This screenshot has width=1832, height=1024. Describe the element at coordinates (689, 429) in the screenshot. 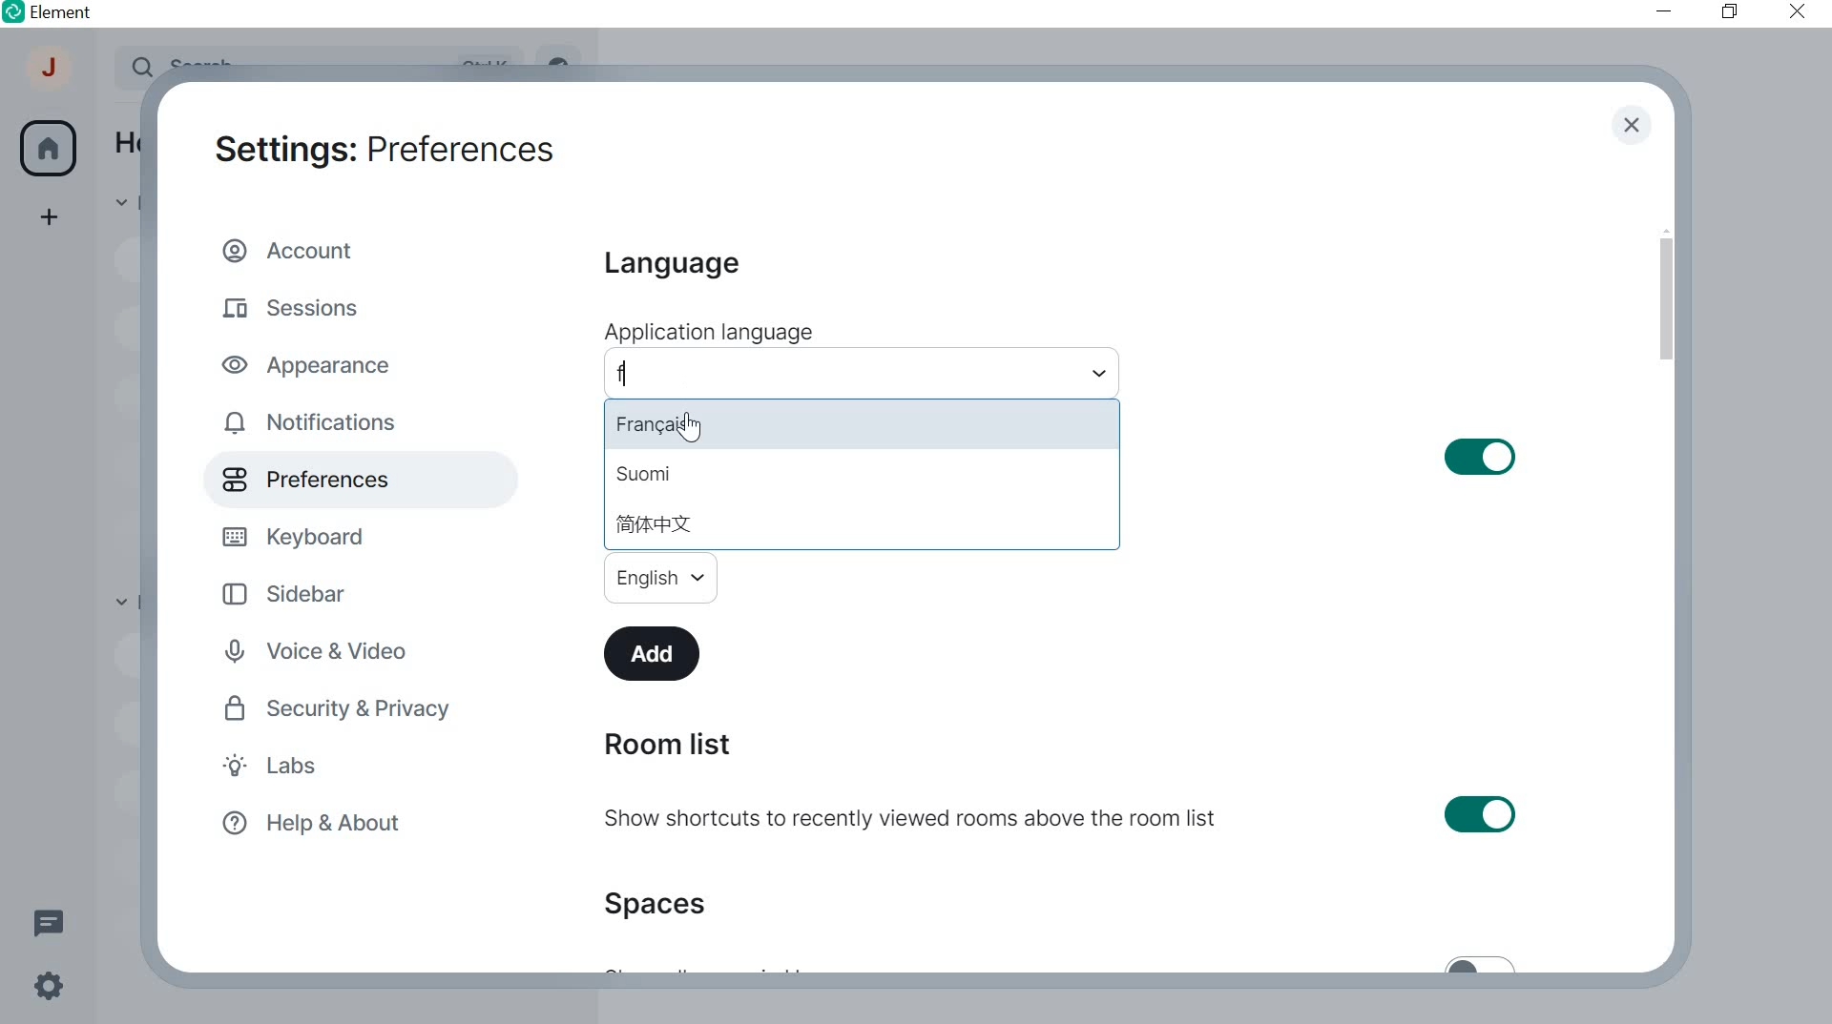

I see `CURSOR` at that location.